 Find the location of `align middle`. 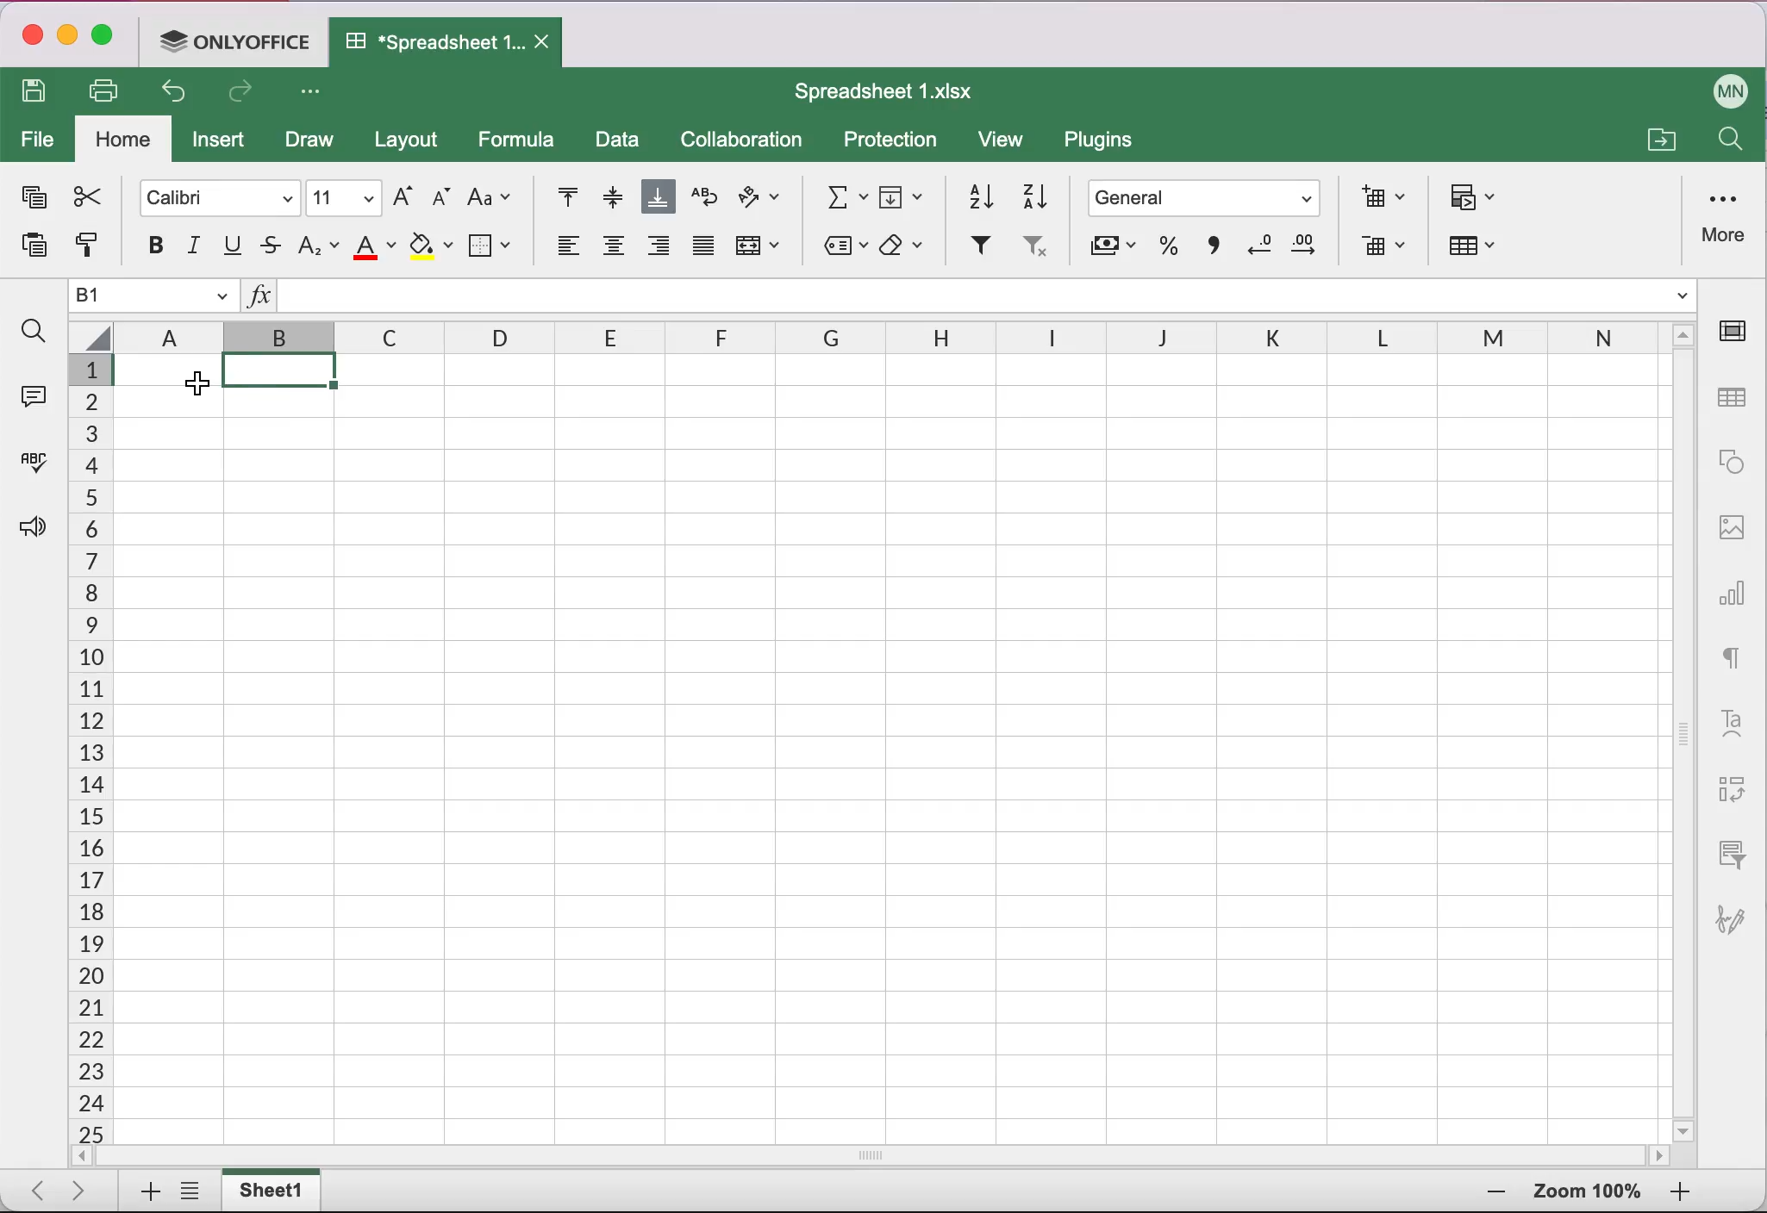

align middle is located at coordinates (609, 196).